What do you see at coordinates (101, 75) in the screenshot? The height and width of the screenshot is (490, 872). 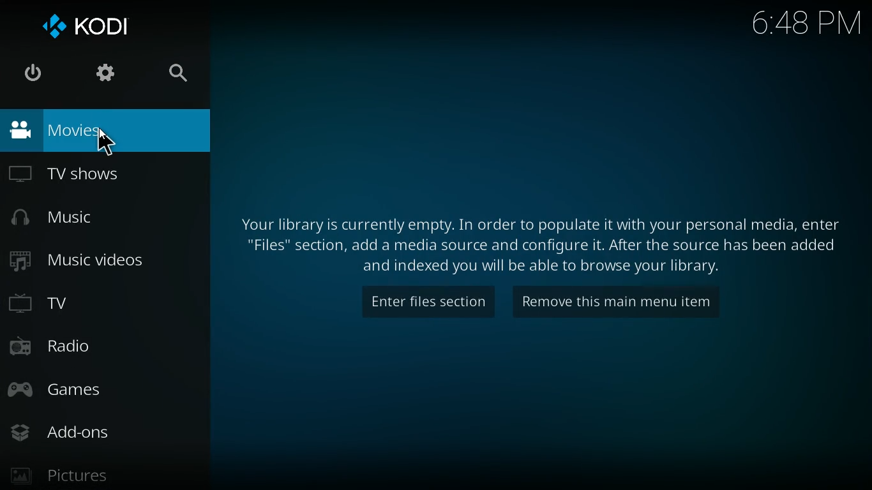 I see `settings` at bounding box center [101, 75].